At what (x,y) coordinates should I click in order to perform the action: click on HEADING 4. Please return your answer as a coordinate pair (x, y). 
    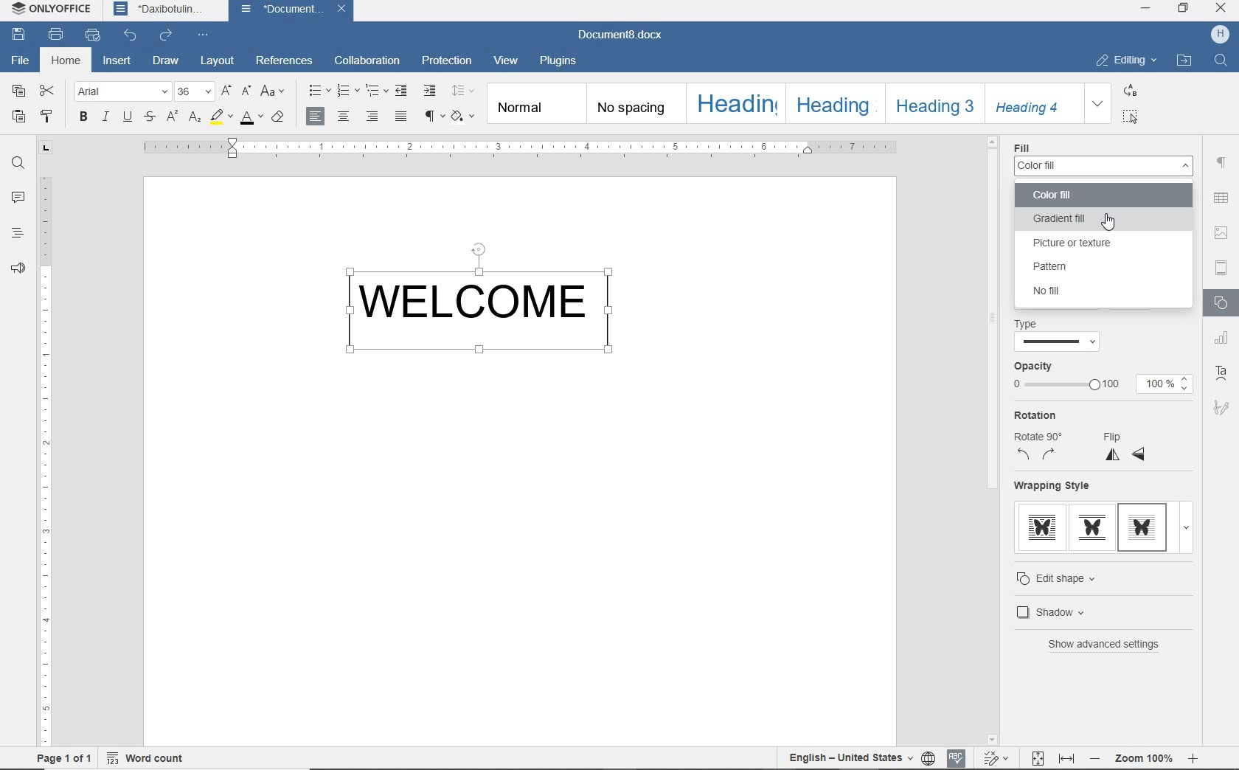
    Looking at the image, I should click on (1030, 103).